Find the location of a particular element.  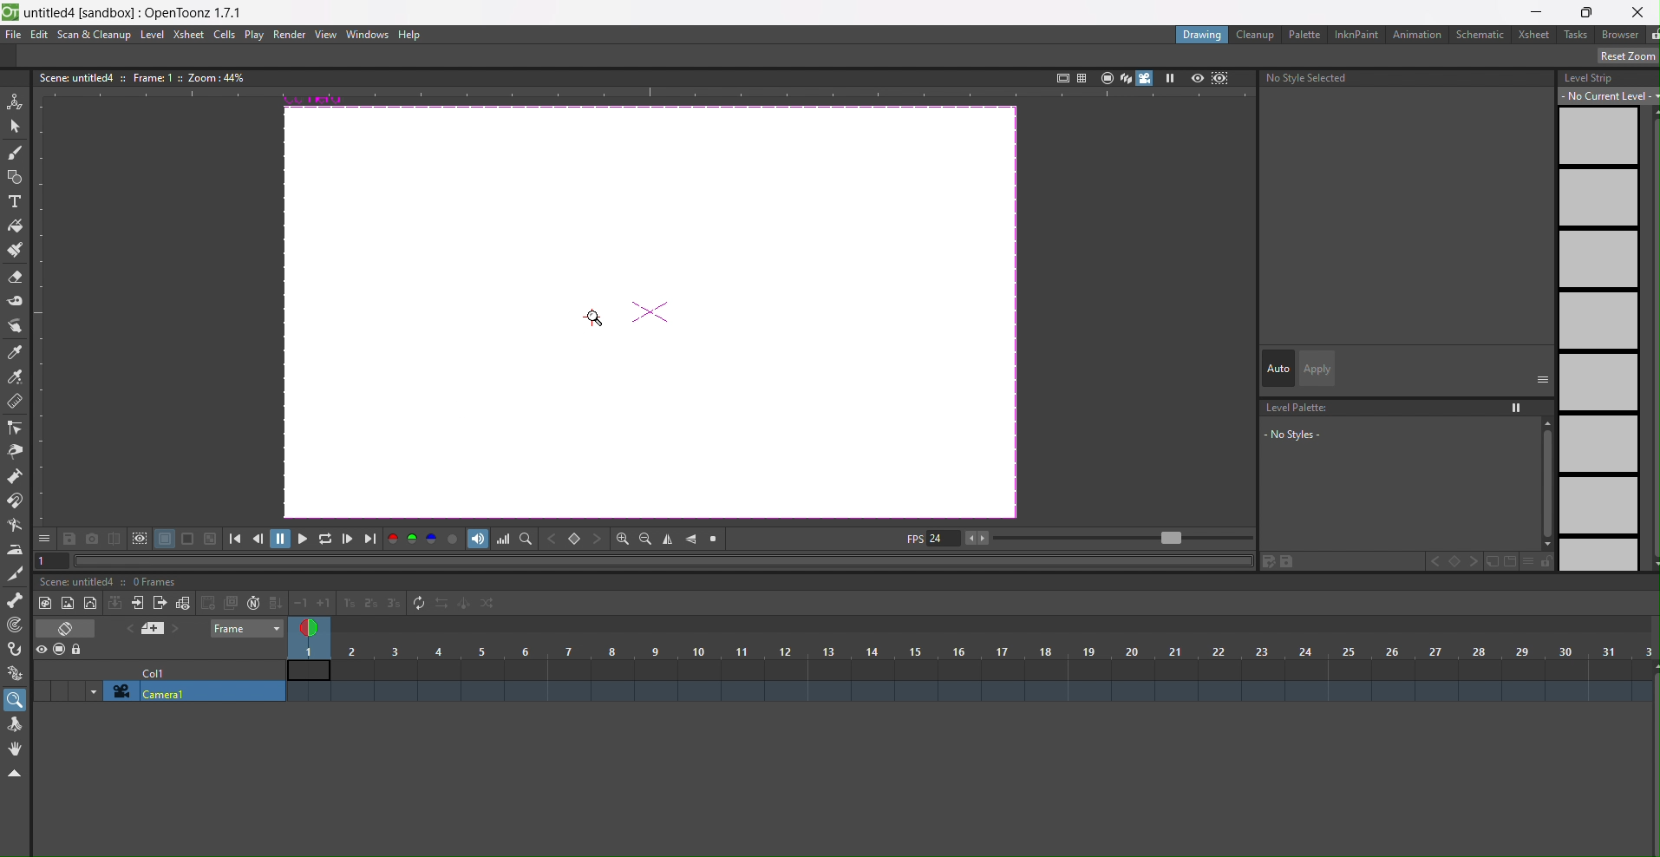

 is located at coordinates (15, 673).